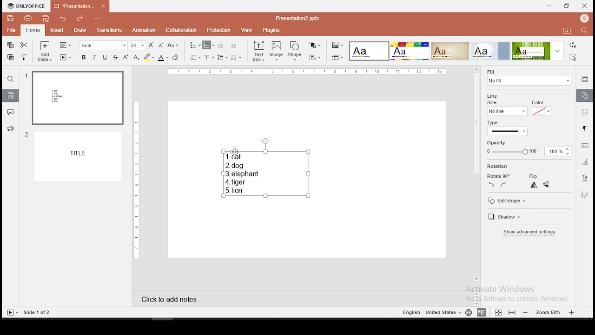 This screenshot has width=595, height=335. Describe the element at coordinates (492, 185) in the screenshot. I see `rotate 90 counterclockwise` at that location.